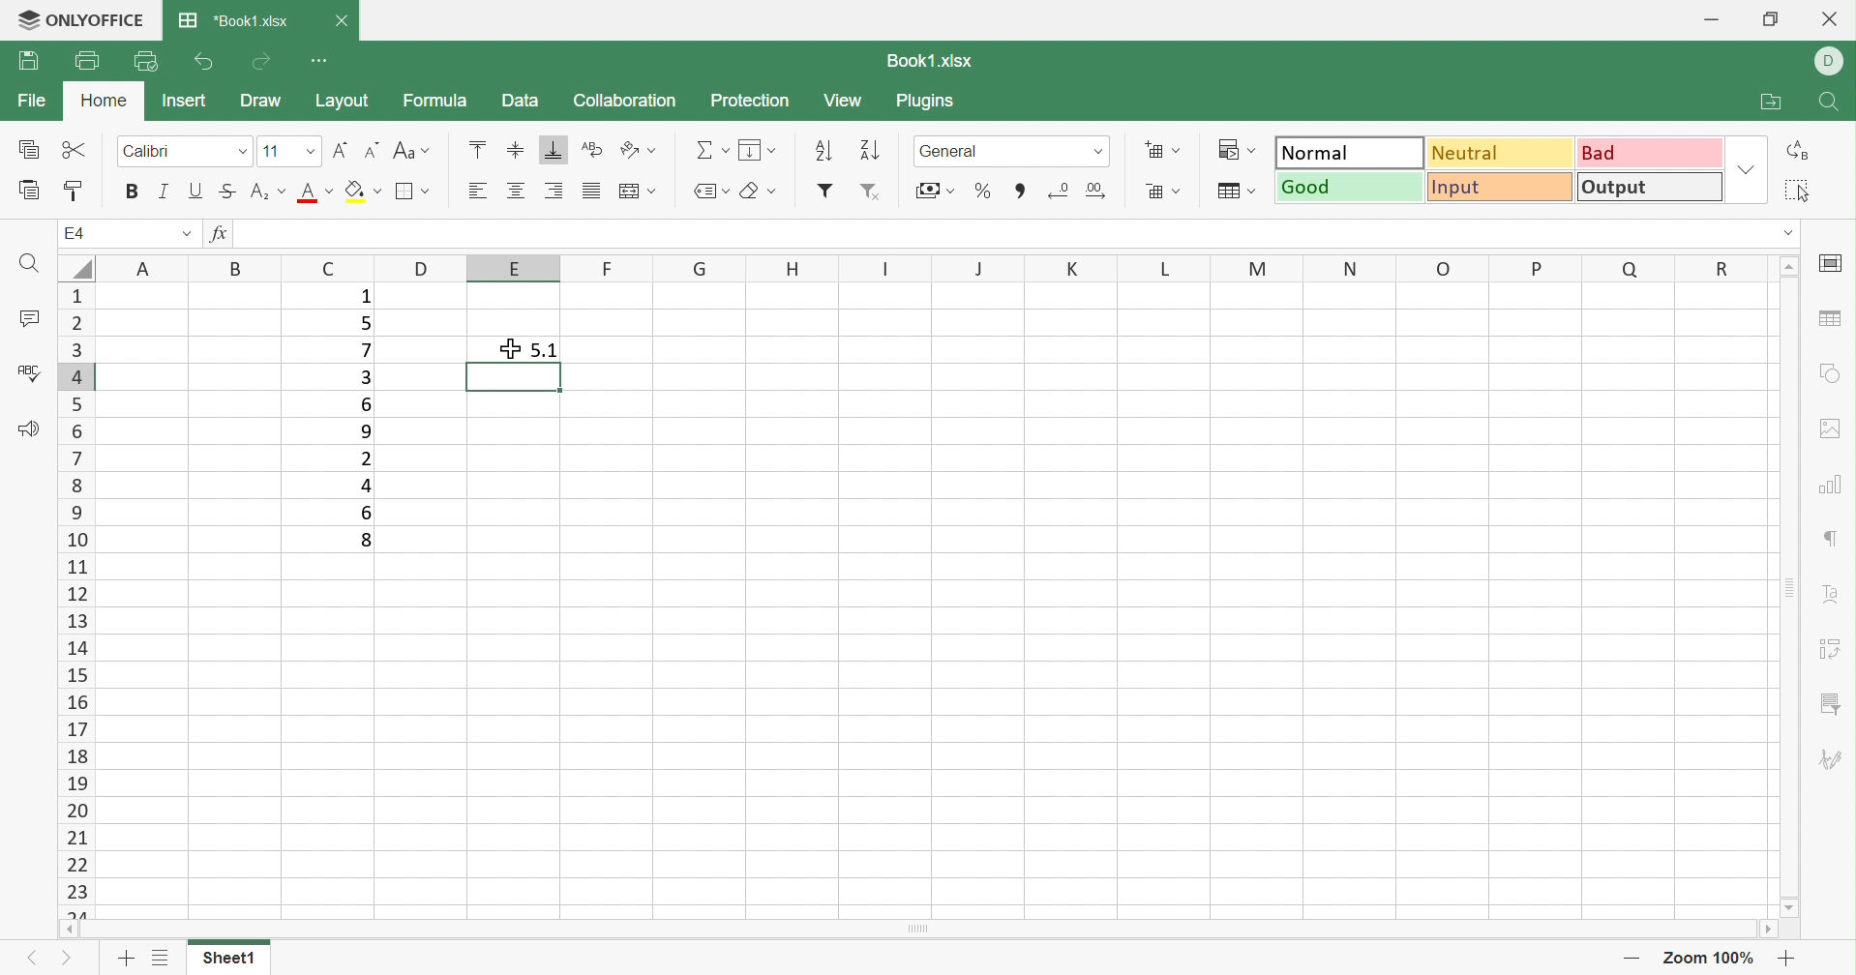 The height and width of the screenshot is (975, 1856). What do you see at coordinates (1835, 21) in the screenshot?
I see `Close` at bounding box center [1835, 21].